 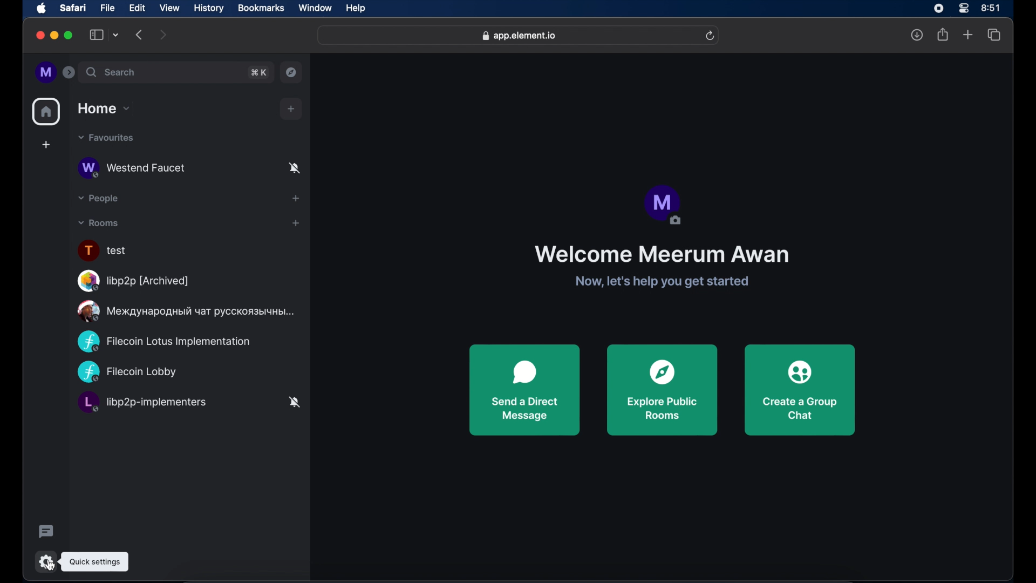 I want to click on cursor, so click(x=49, y=561).